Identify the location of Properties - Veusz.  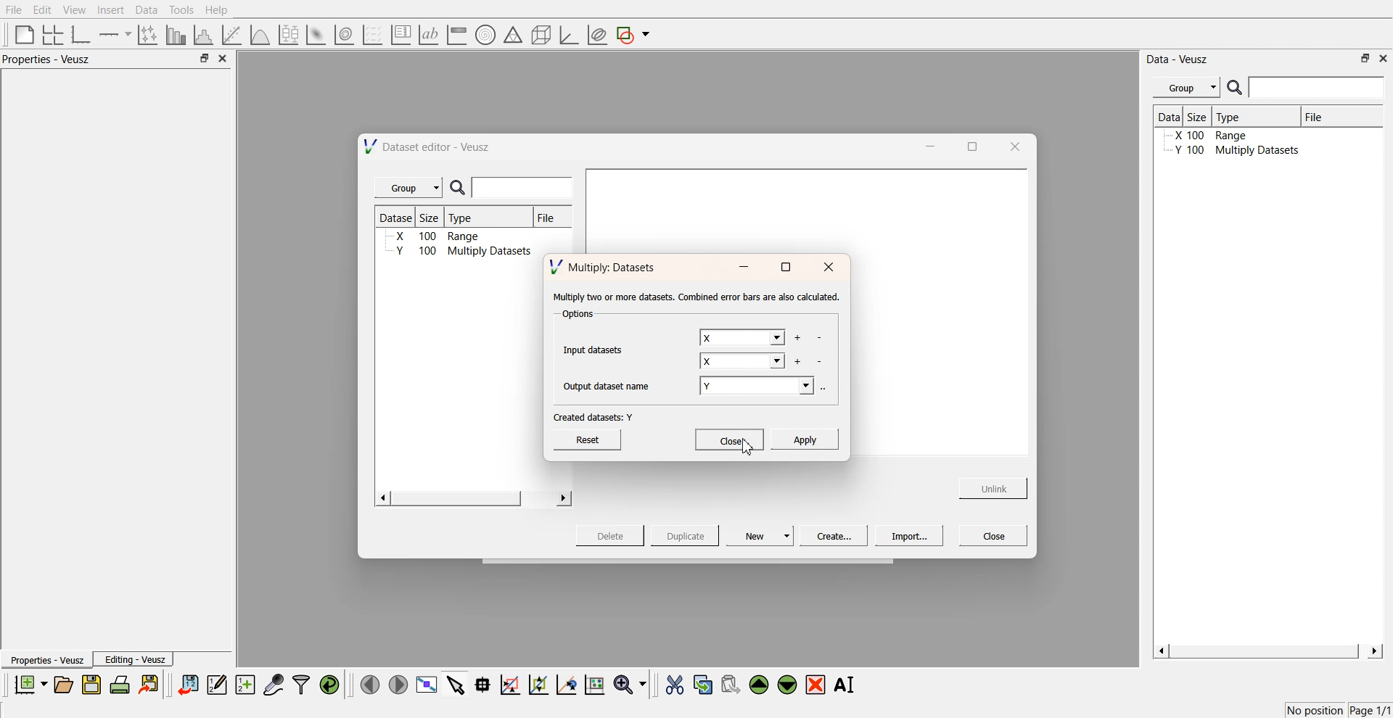
(46, 661).